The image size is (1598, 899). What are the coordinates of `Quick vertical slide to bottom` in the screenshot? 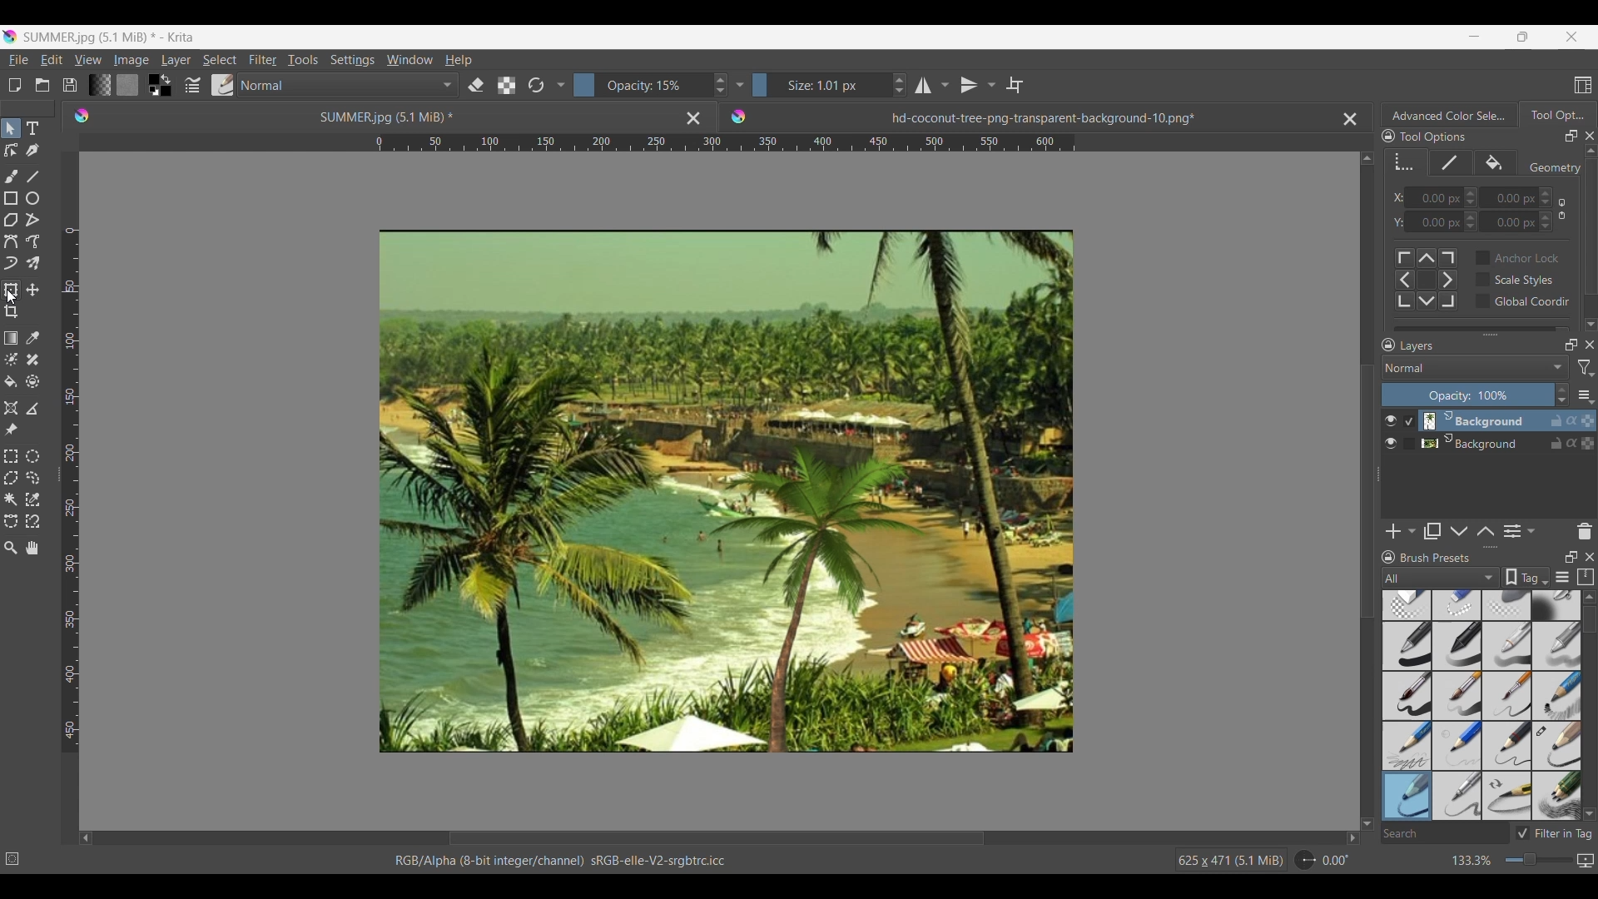 It's located at (1591, 325).